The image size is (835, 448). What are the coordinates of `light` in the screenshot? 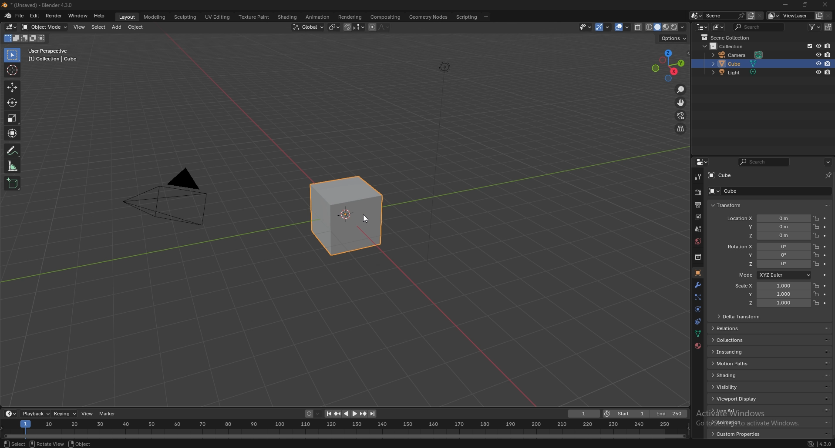 It's located at (443, 67).